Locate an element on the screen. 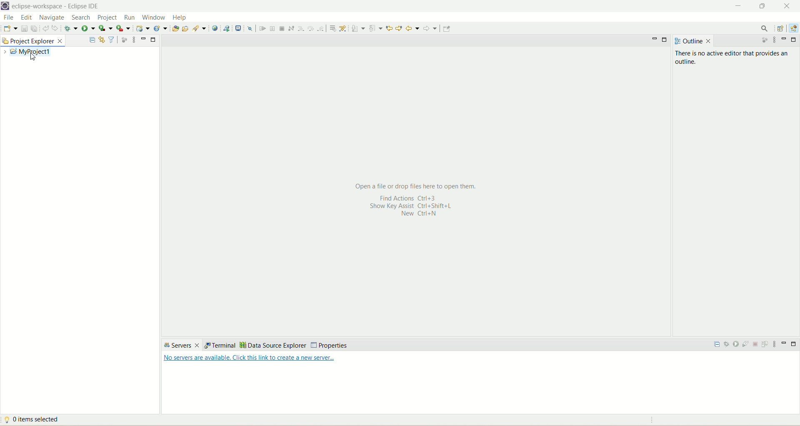 The height and width of the screenshot is (426, 800). focus on active task is located at coordinates (763, 40).